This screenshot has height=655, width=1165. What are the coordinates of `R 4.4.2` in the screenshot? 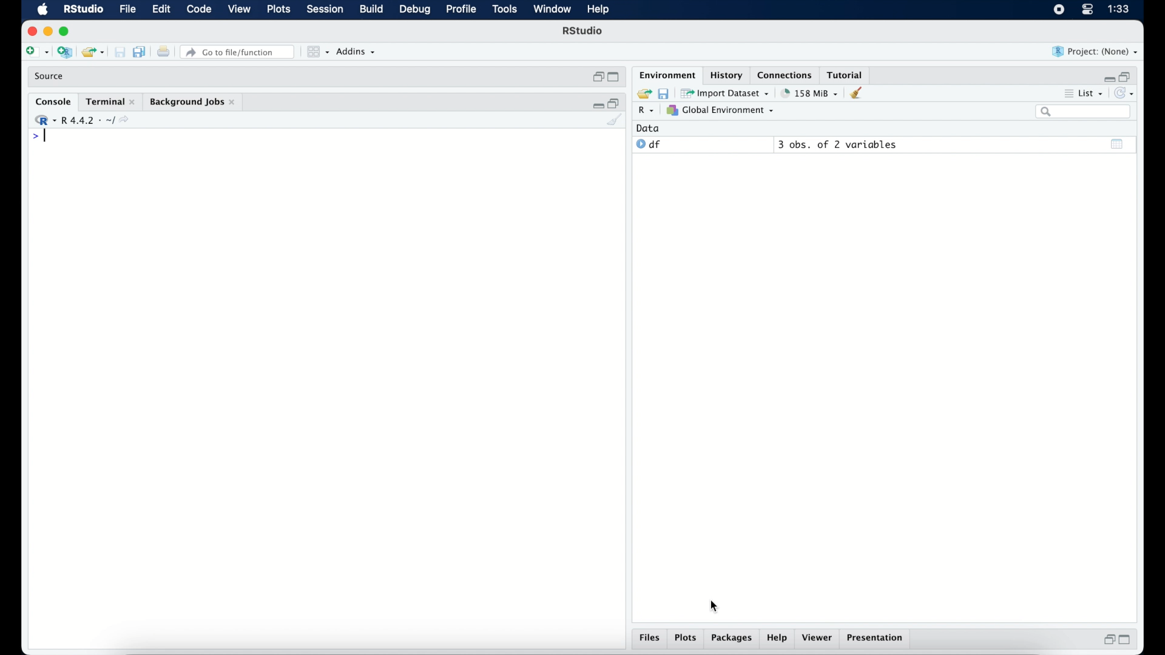 It's located at (84, 120).